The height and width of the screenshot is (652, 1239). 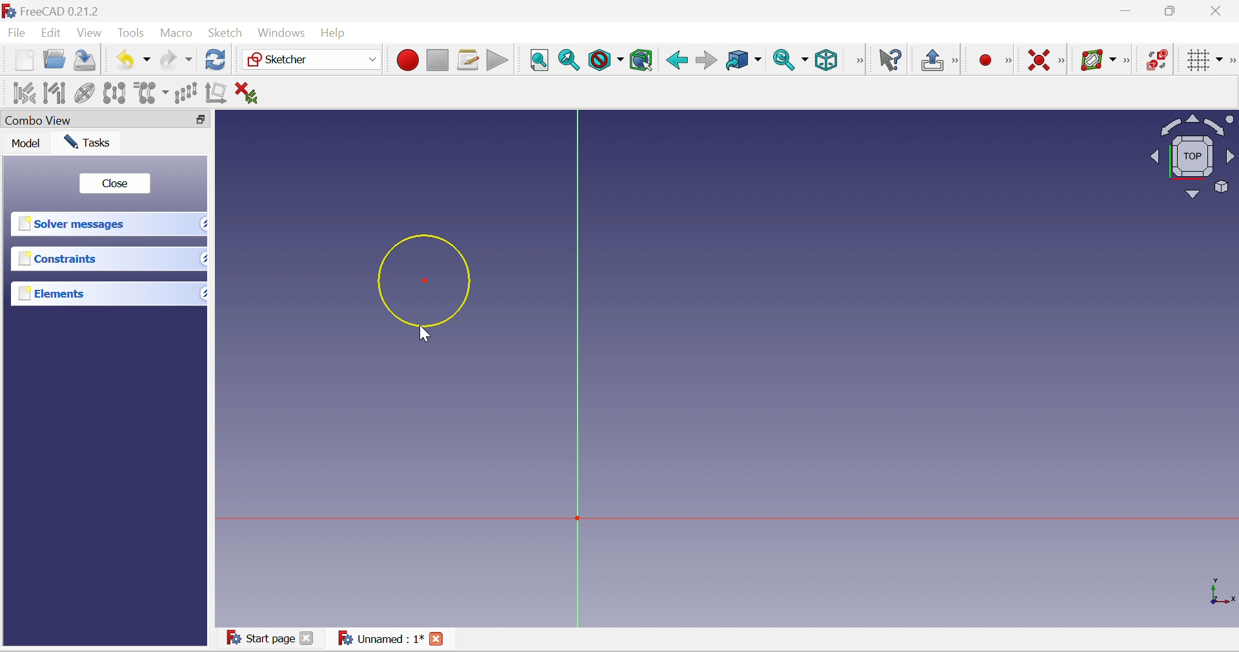 I want to click on Sketch, so click(x=225, y=34).